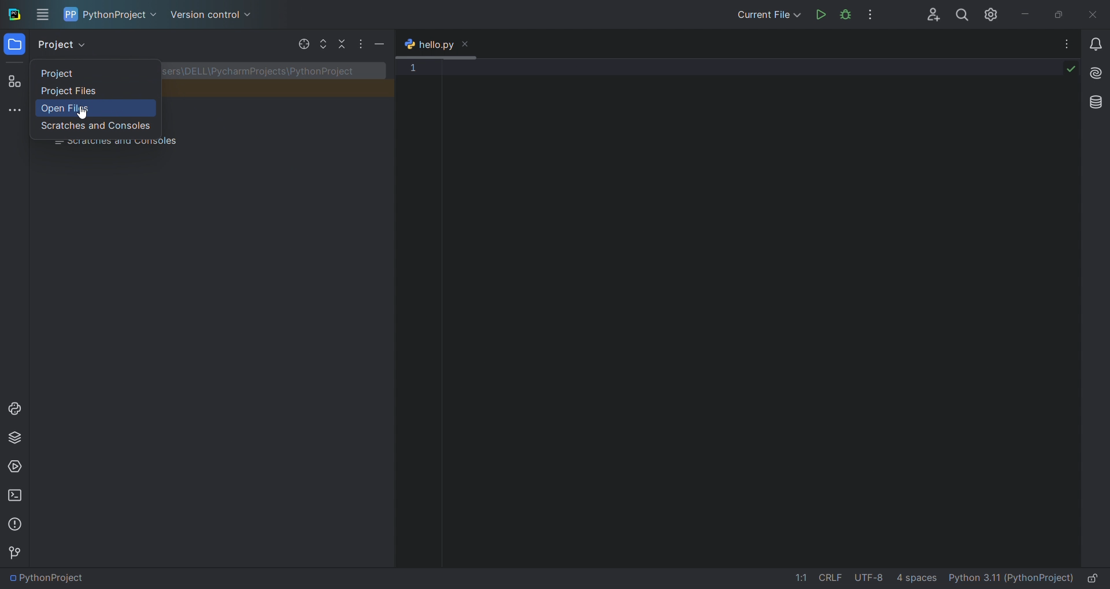 Image resolution: width=1110 pixels, height=589 pixels. I want to click on cursor, so click(84, 113).